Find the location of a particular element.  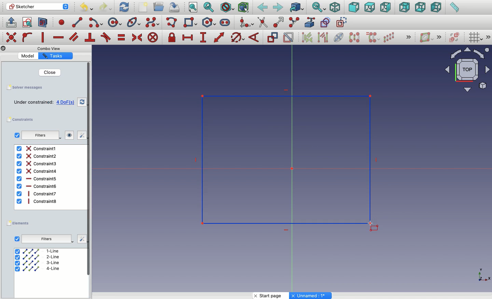

Start page is located at coordinates (272, 296).